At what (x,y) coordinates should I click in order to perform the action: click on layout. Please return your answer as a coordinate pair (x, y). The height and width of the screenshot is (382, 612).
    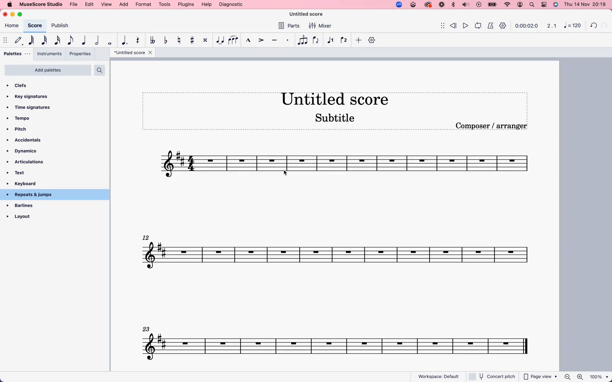
    Looking at the image, I should click on (46, 215).